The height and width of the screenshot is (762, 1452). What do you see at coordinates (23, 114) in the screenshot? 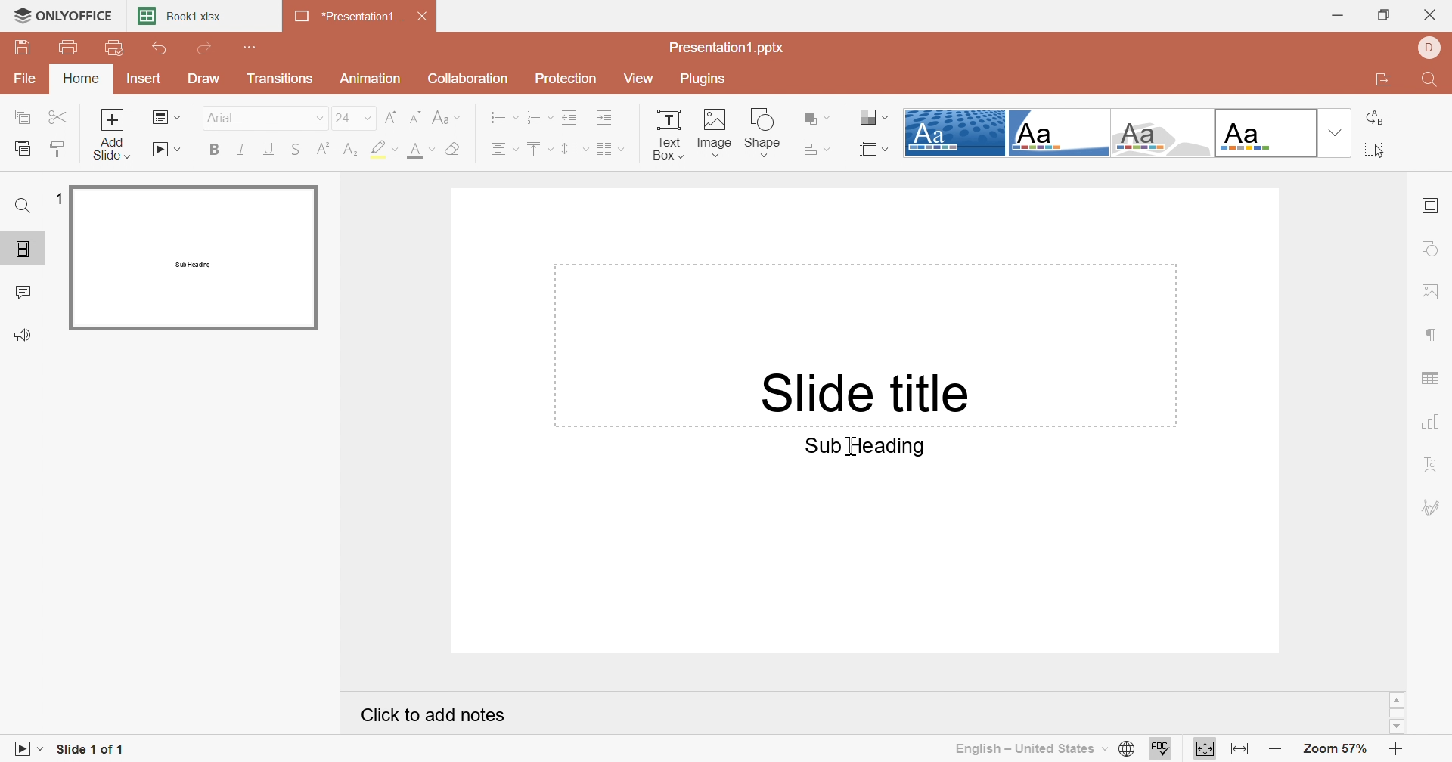
I see `Copy` at bounding box center [23, 114].